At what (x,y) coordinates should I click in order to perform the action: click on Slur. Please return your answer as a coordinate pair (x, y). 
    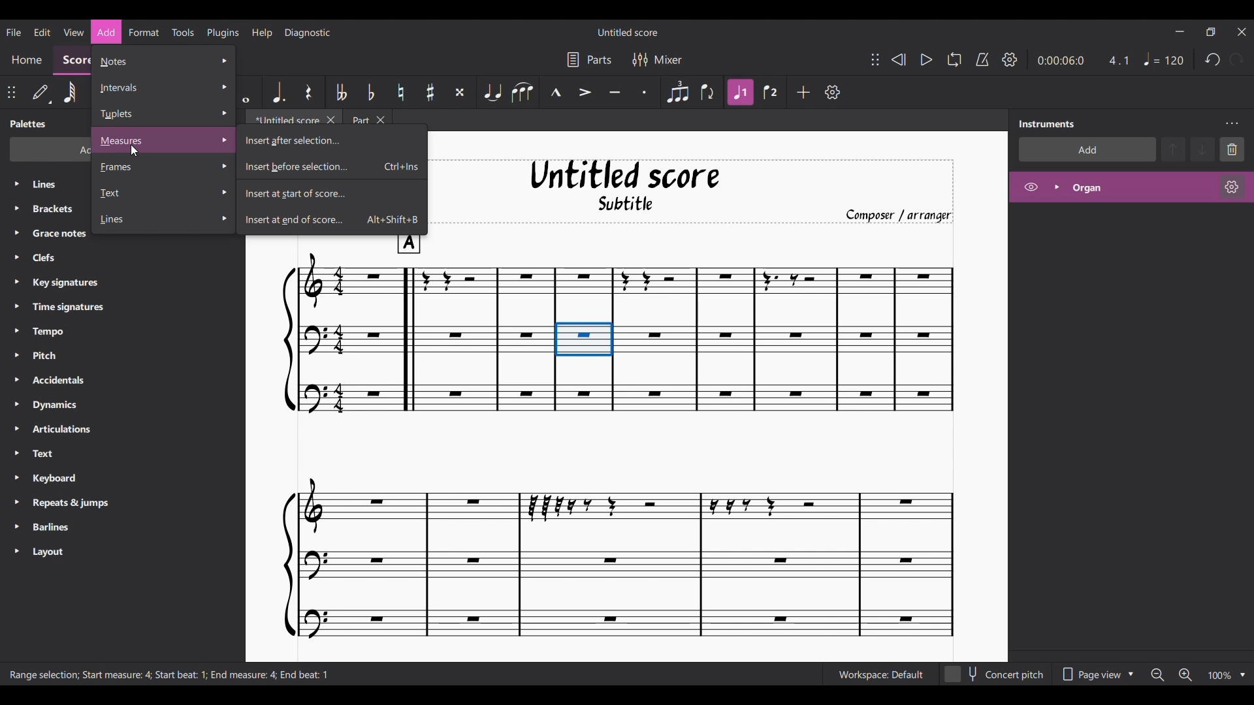
    Looking at the image, I should click on (522, 93).